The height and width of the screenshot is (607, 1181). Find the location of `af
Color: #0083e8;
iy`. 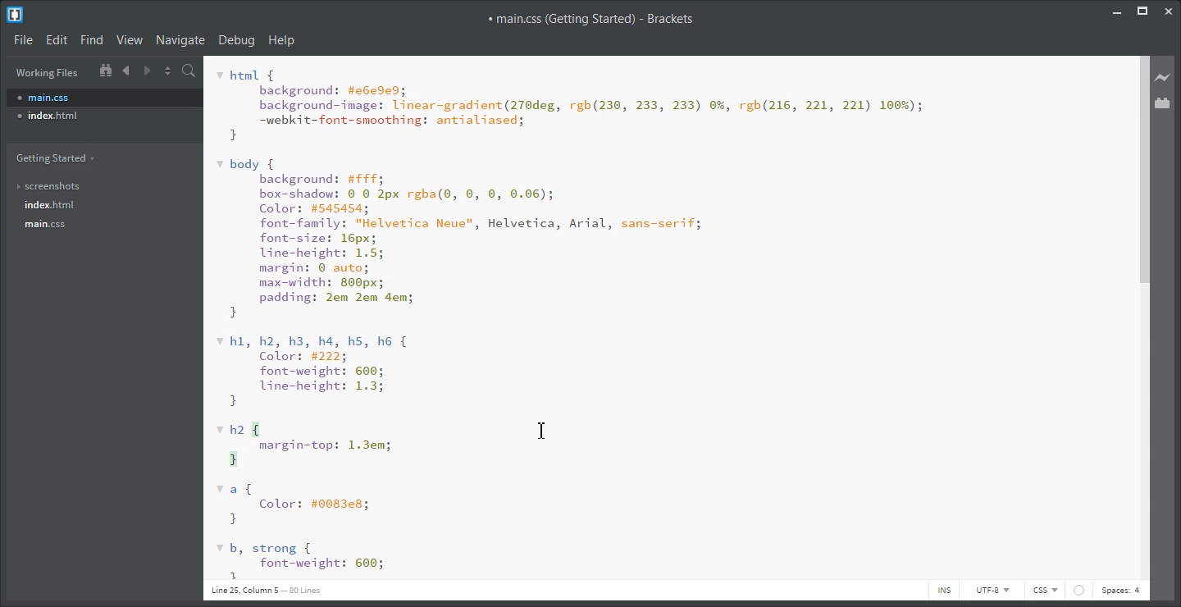

af
Color: #0083e8;
iy is located at coordinates (294, 506).